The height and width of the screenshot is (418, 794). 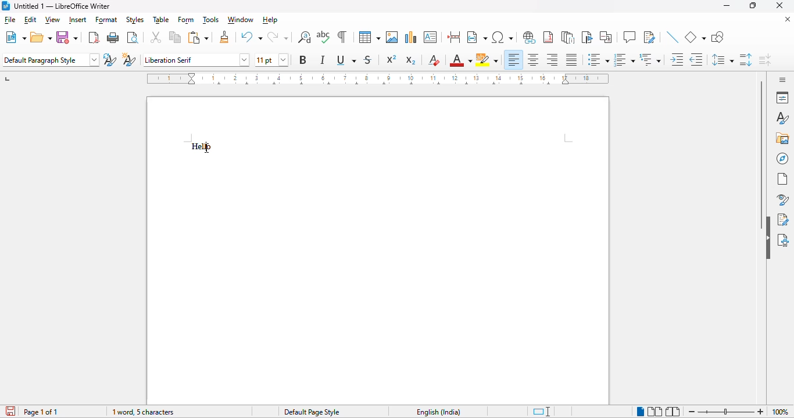 I want to click on toggle print preview, so click(x=134, y=37).